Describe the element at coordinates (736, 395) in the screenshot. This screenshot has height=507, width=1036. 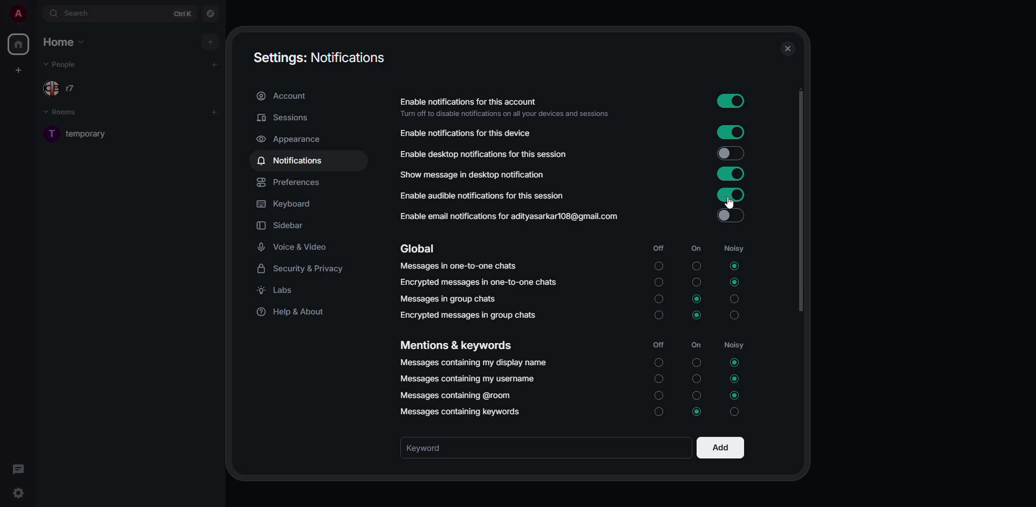
I see `selected` at that location.